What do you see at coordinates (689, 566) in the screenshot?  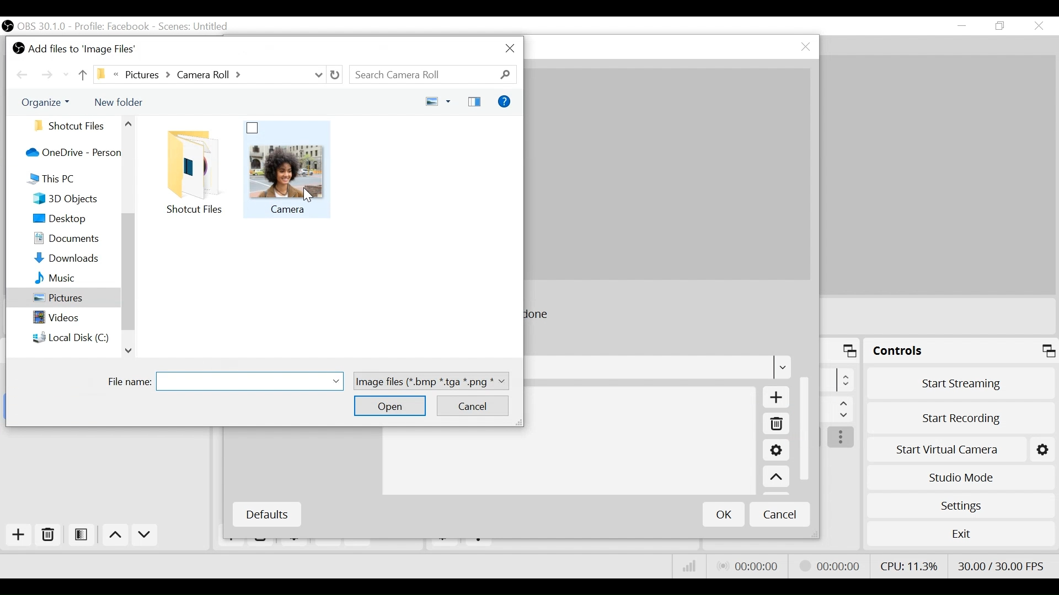 I see `Bitrate` at bounding box center [689, 566].